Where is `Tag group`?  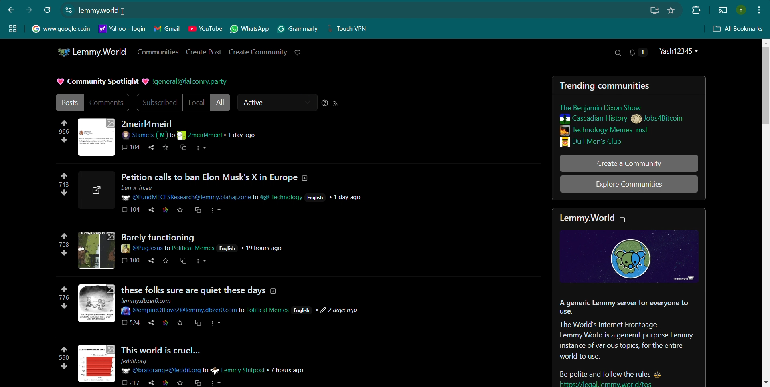
Tag group is located at coordinates (13, 28).